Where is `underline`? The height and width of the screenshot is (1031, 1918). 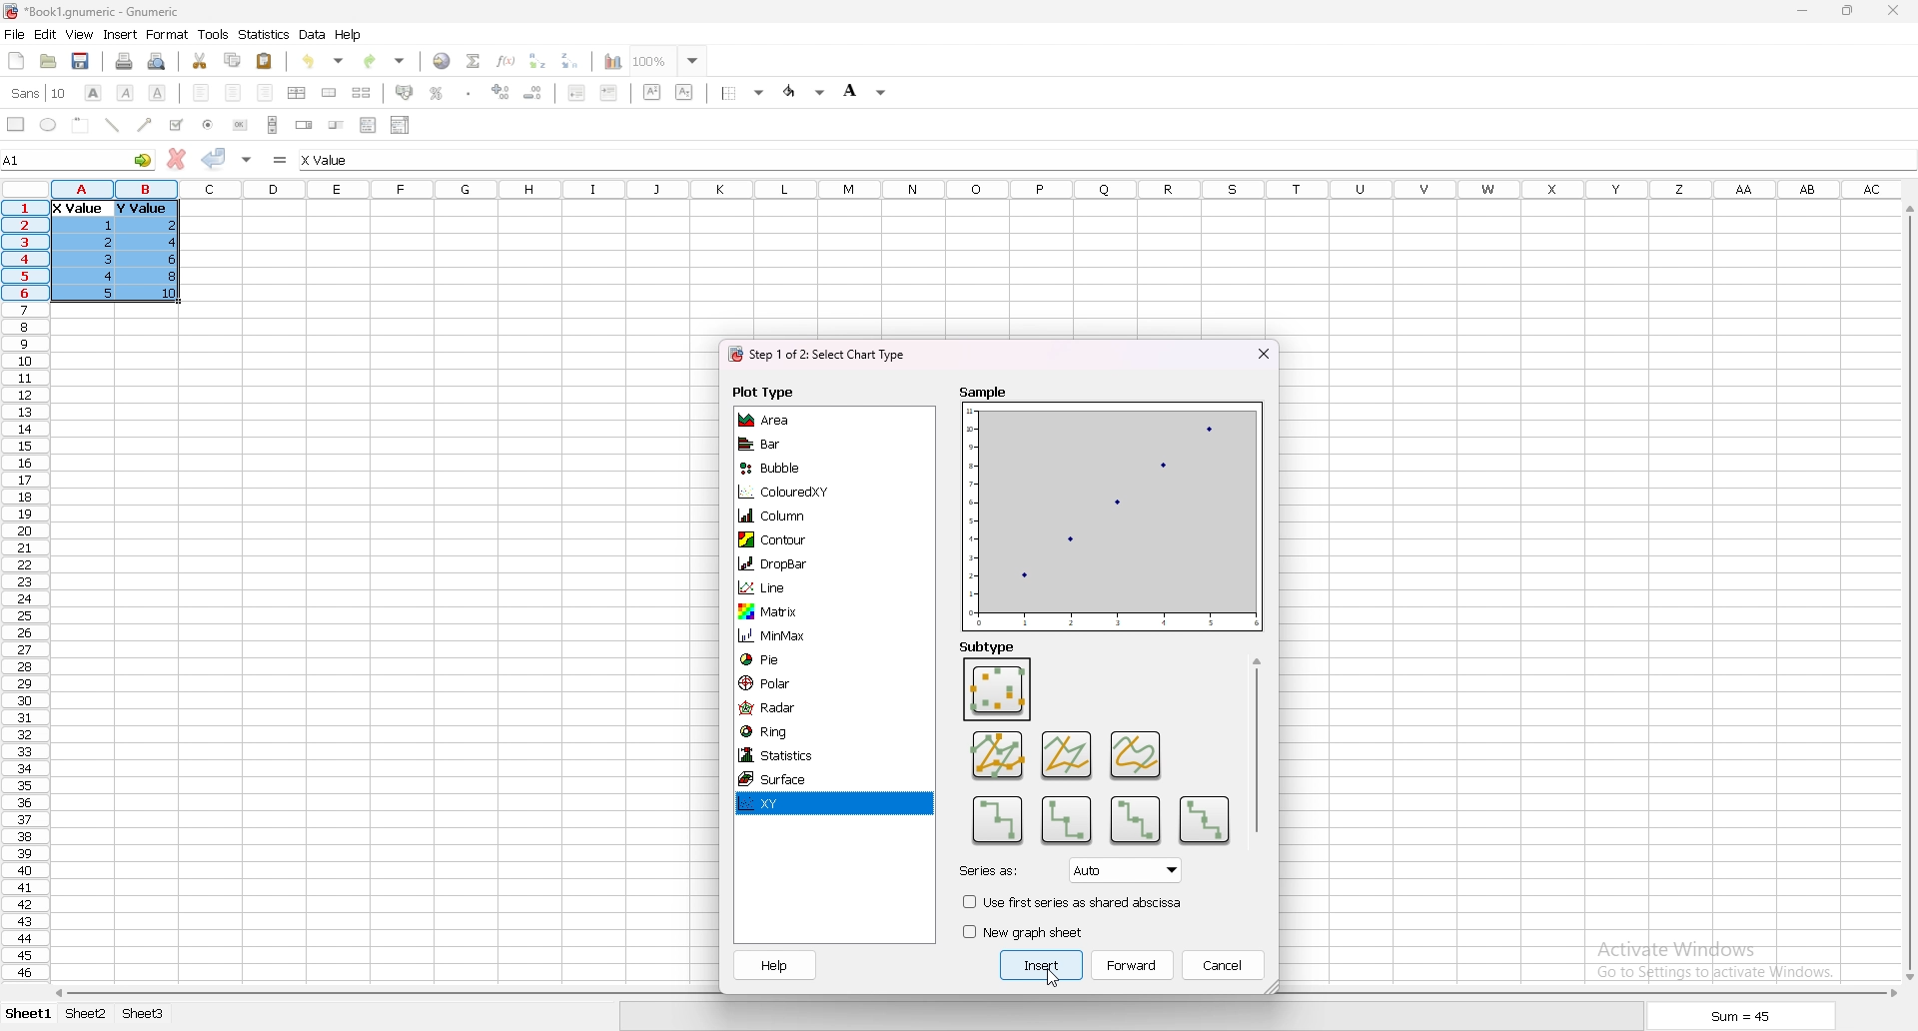
underline is located at coordinates (157, 93).